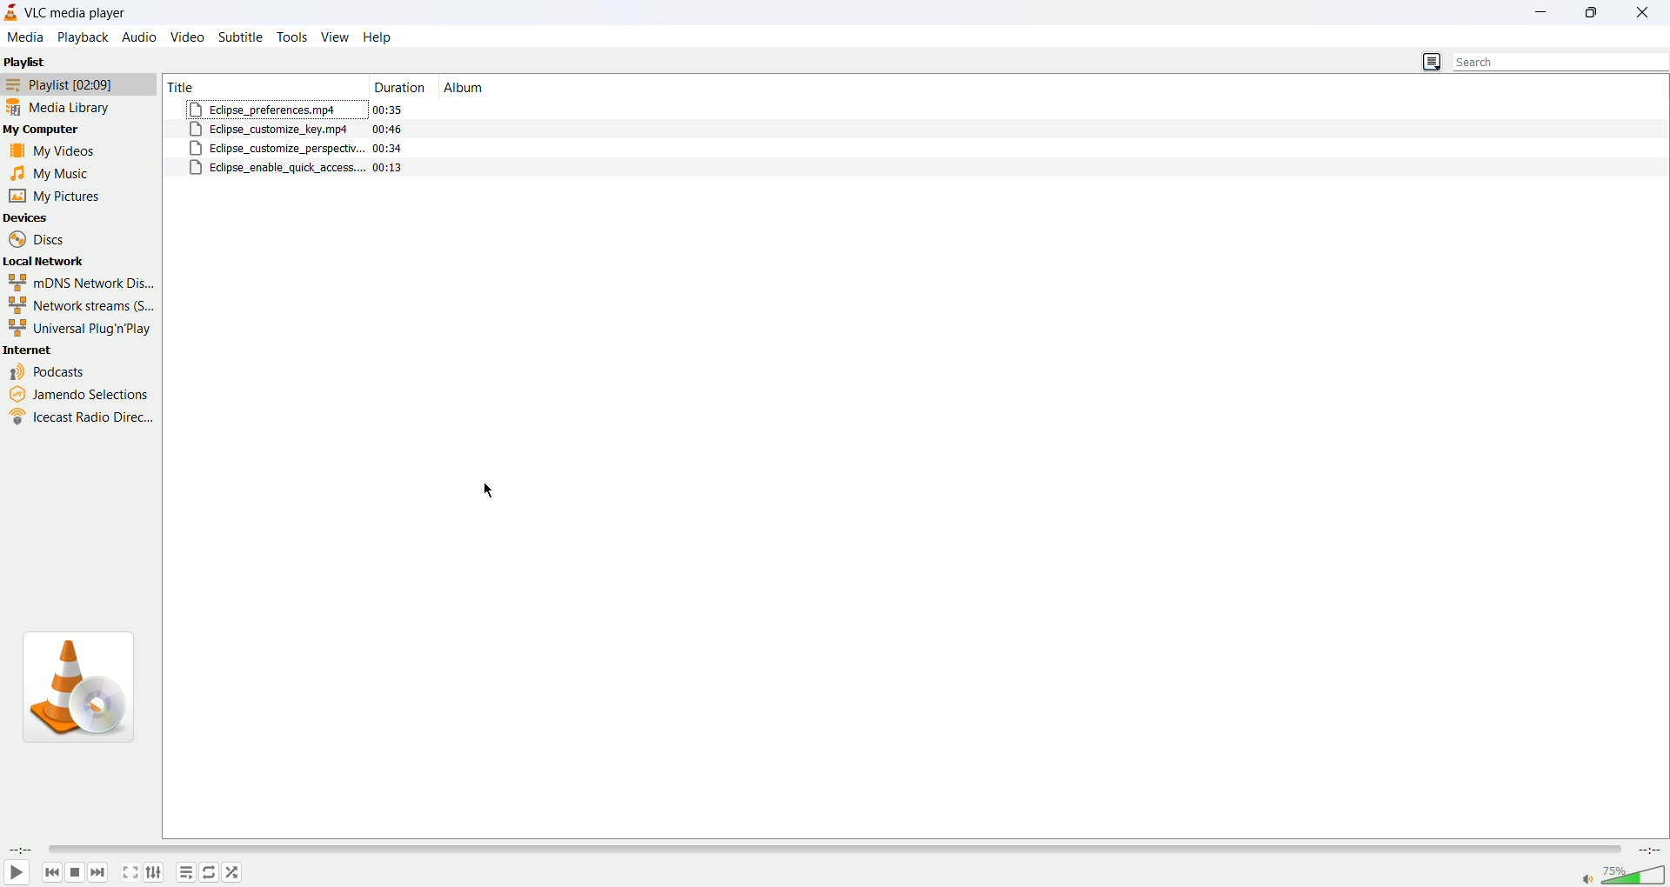 This screenshot has width=1670, height=887. Describe the element at coordinates (1548, 13) in the screenshot. I see `minimize` at that location.